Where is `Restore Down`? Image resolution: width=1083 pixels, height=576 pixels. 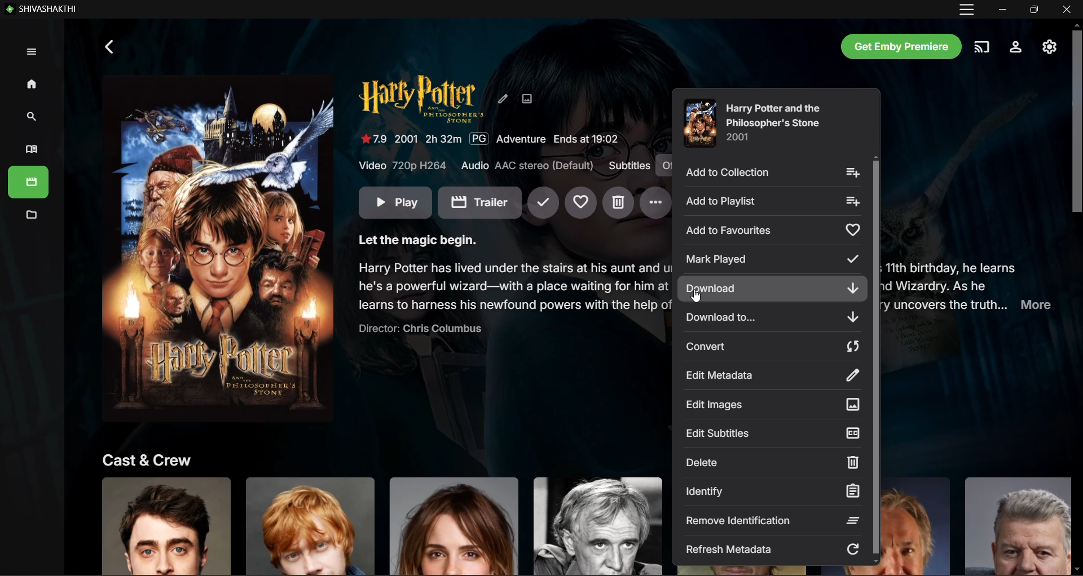
Restore Down is located at coordinates (1034, 10).